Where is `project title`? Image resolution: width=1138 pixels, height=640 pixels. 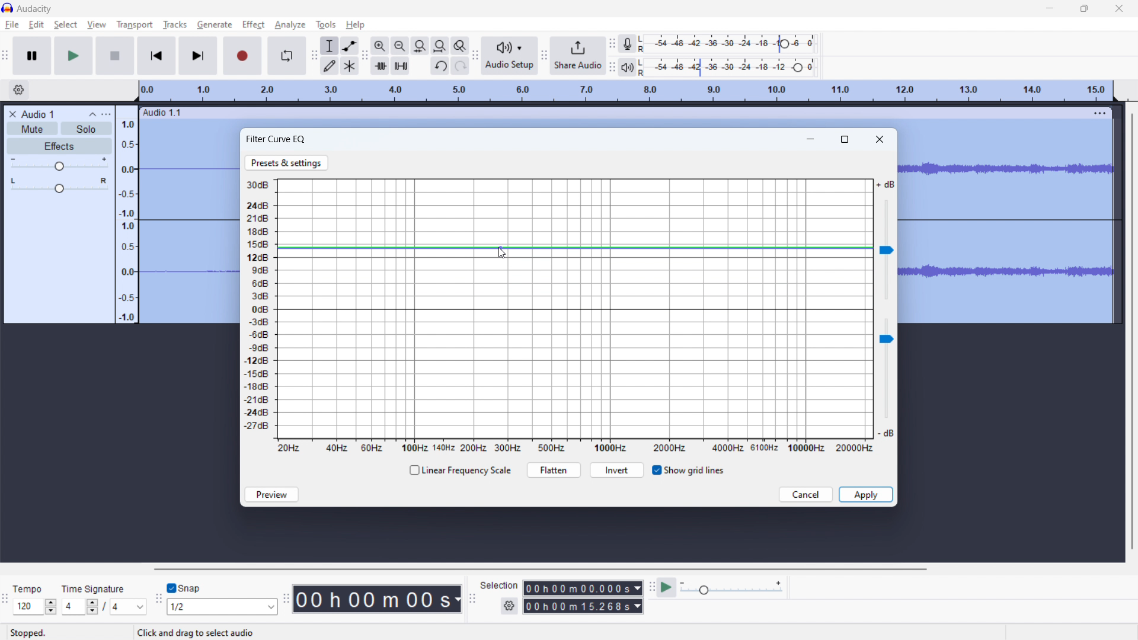 project title is located at coordinates (38, 114).